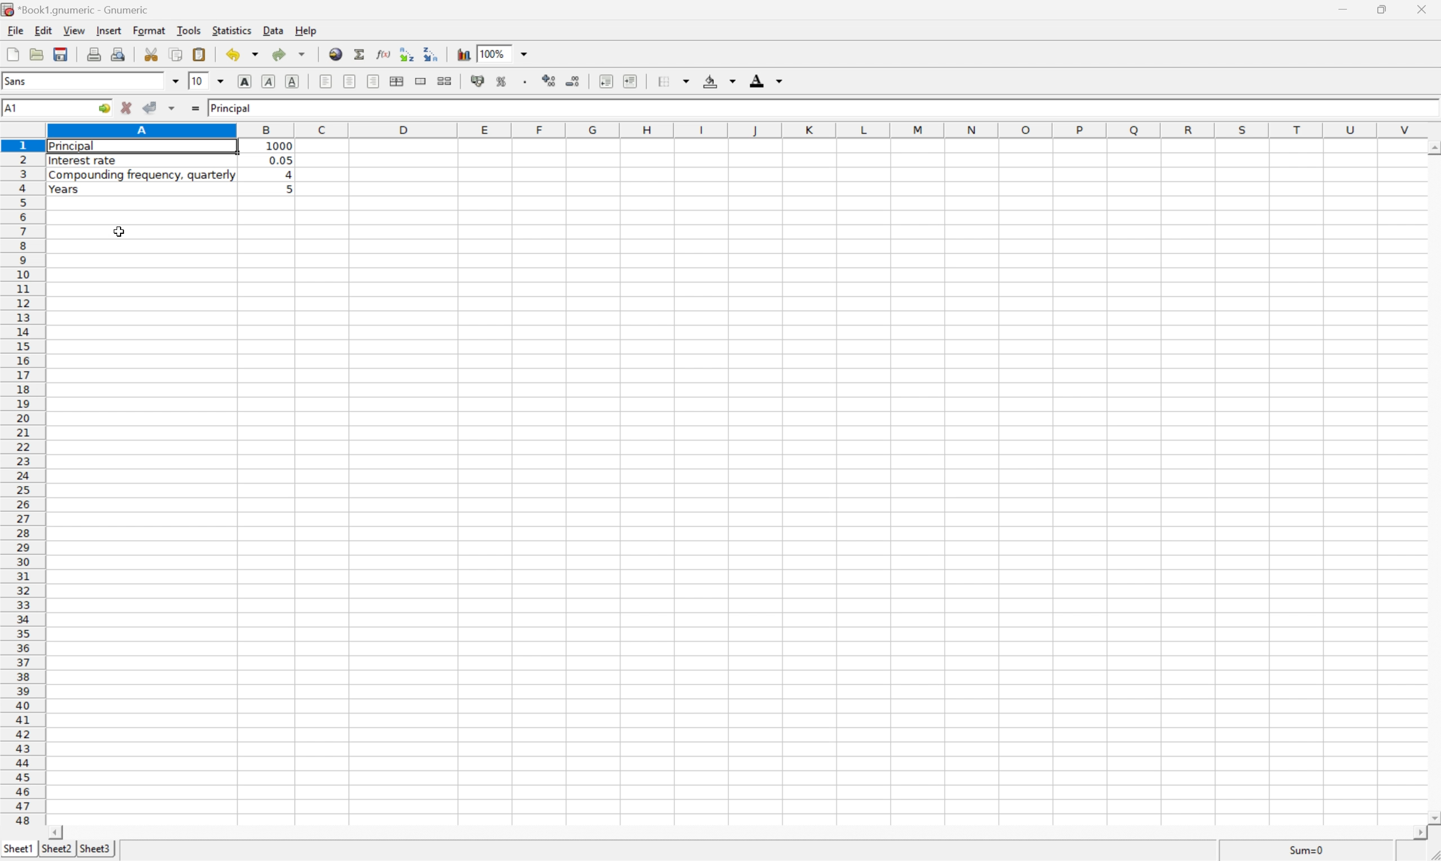  What do you see at coordinates (42, 30) in the screenshot?
I see `edit` at bounding box center [42, 30].